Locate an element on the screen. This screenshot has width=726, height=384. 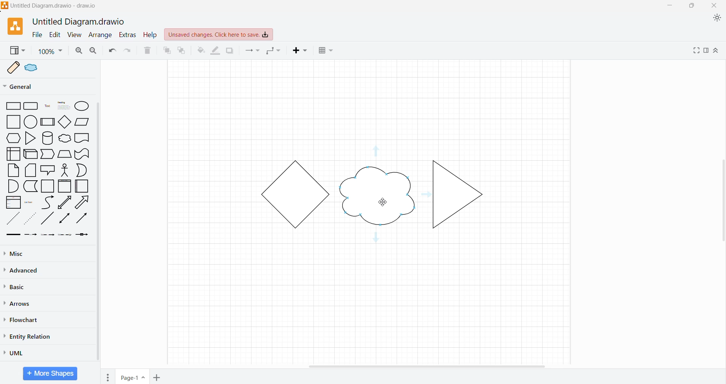
Arrange is located at coordinates (100, 35).